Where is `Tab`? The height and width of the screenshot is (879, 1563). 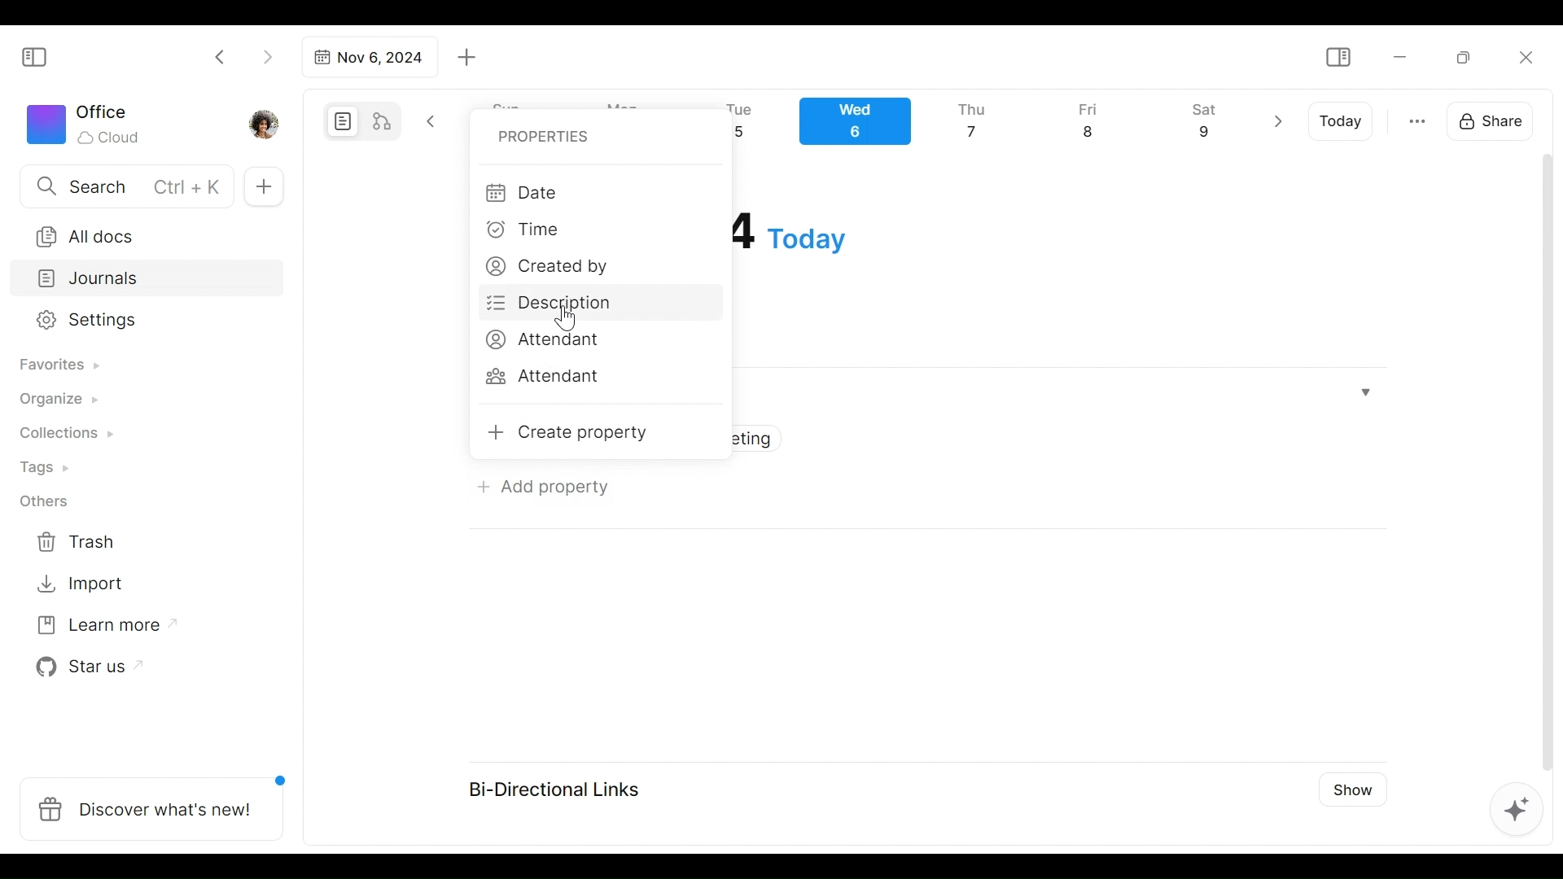 Tab is located at coordinates (367, 57).